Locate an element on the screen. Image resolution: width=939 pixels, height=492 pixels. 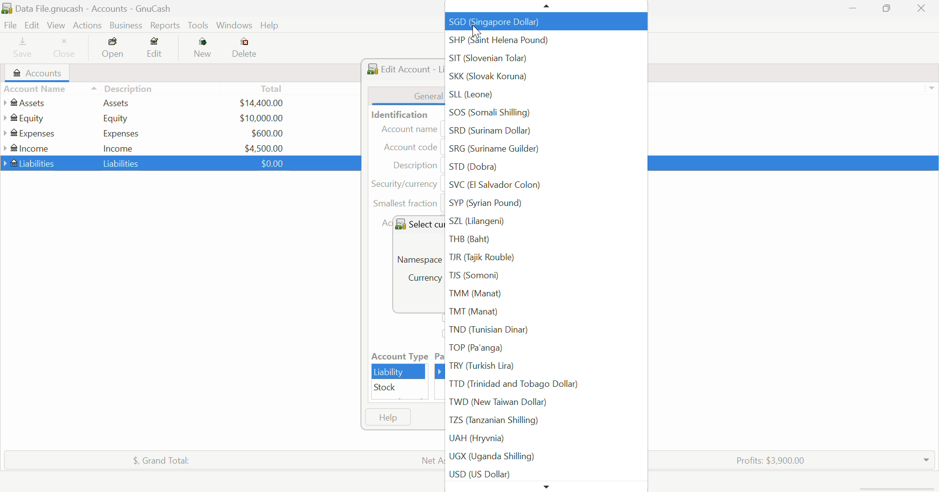
SRD is located at coordinates (545, 132).